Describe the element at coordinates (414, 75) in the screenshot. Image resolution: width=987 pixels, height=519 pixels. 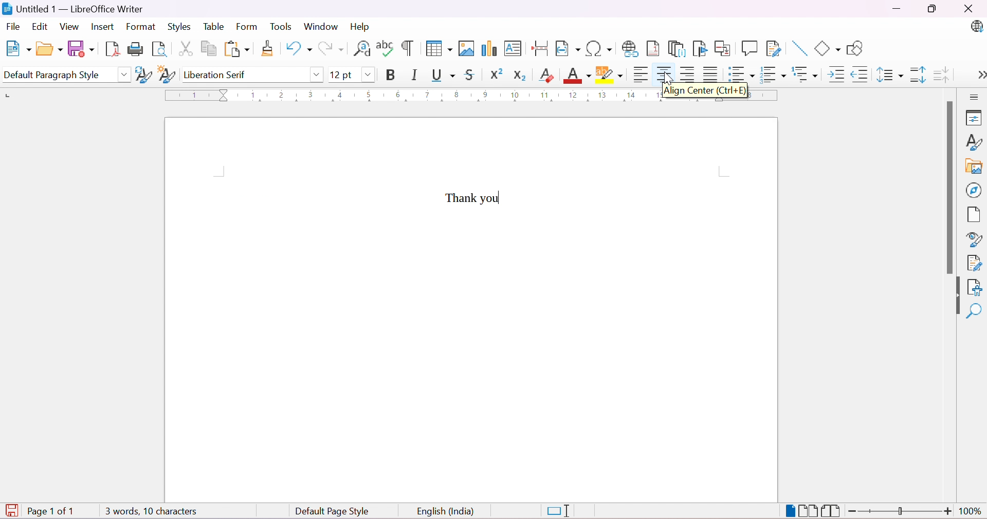
I see `Italic` at that location.